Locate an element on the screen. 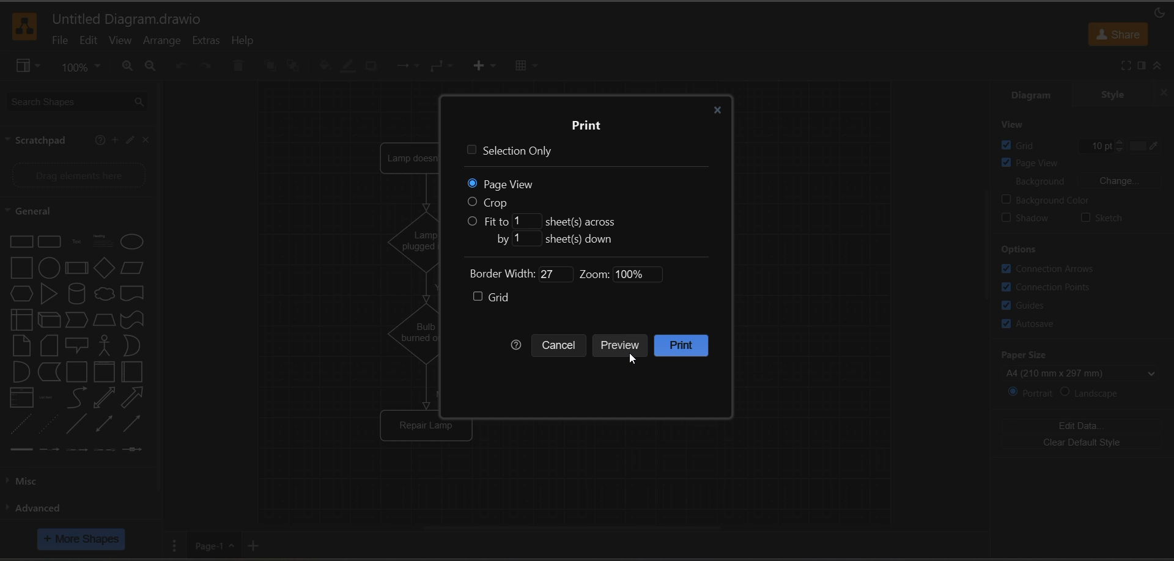 Image resolution: width=1174 pixels, height=561 pixels. vertical scroll bar is located at coordinates (988, 242).